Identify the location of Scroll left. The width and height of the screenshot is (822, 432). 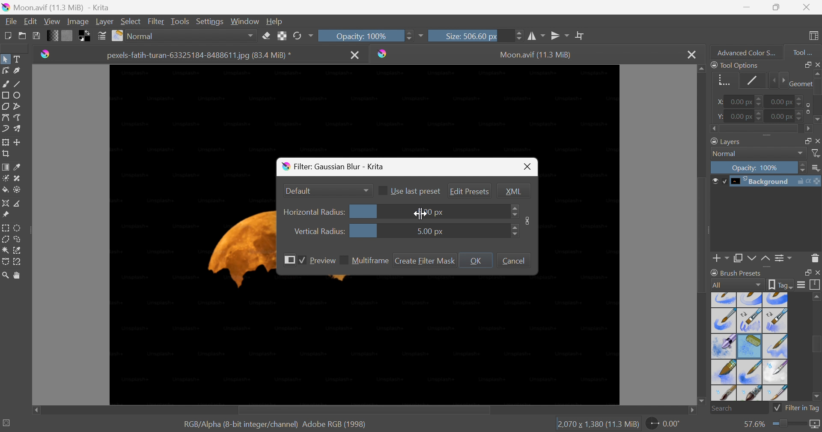
(715, 129).